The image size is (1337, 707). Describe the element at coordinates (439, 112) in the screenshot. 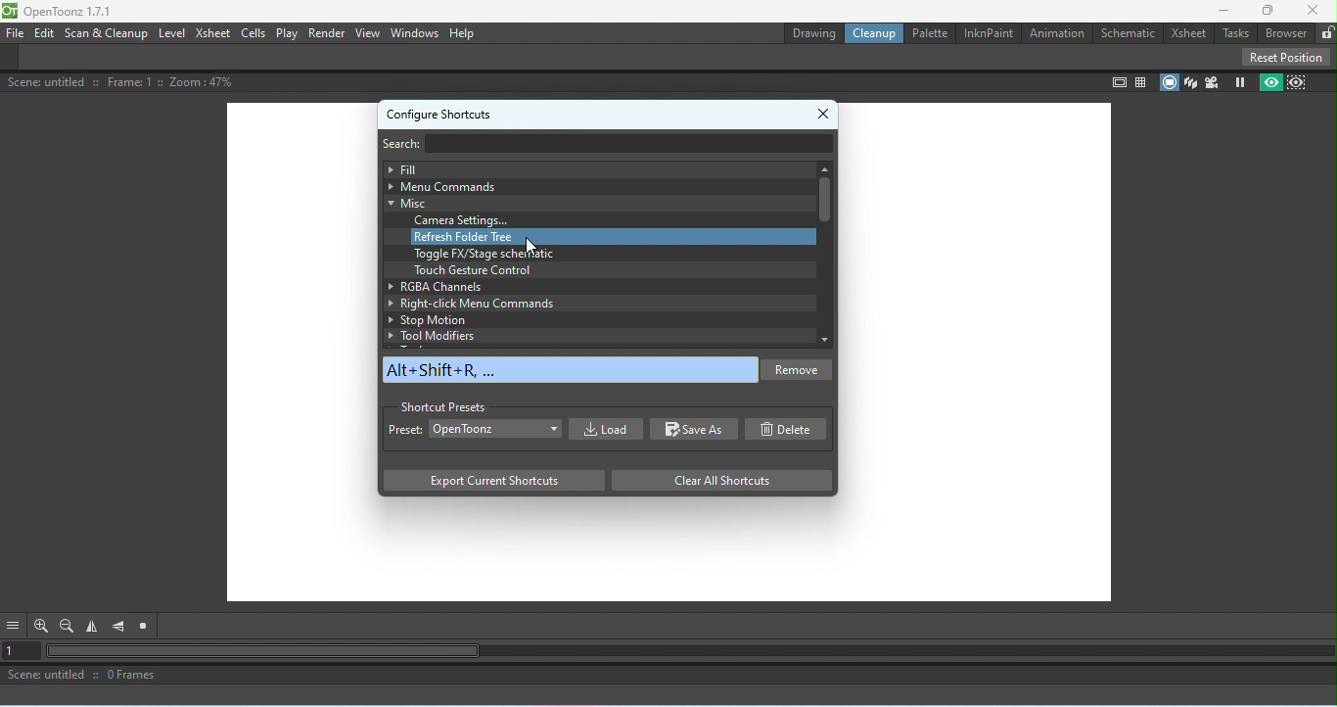

I see `Configure shortcuts` at that location.